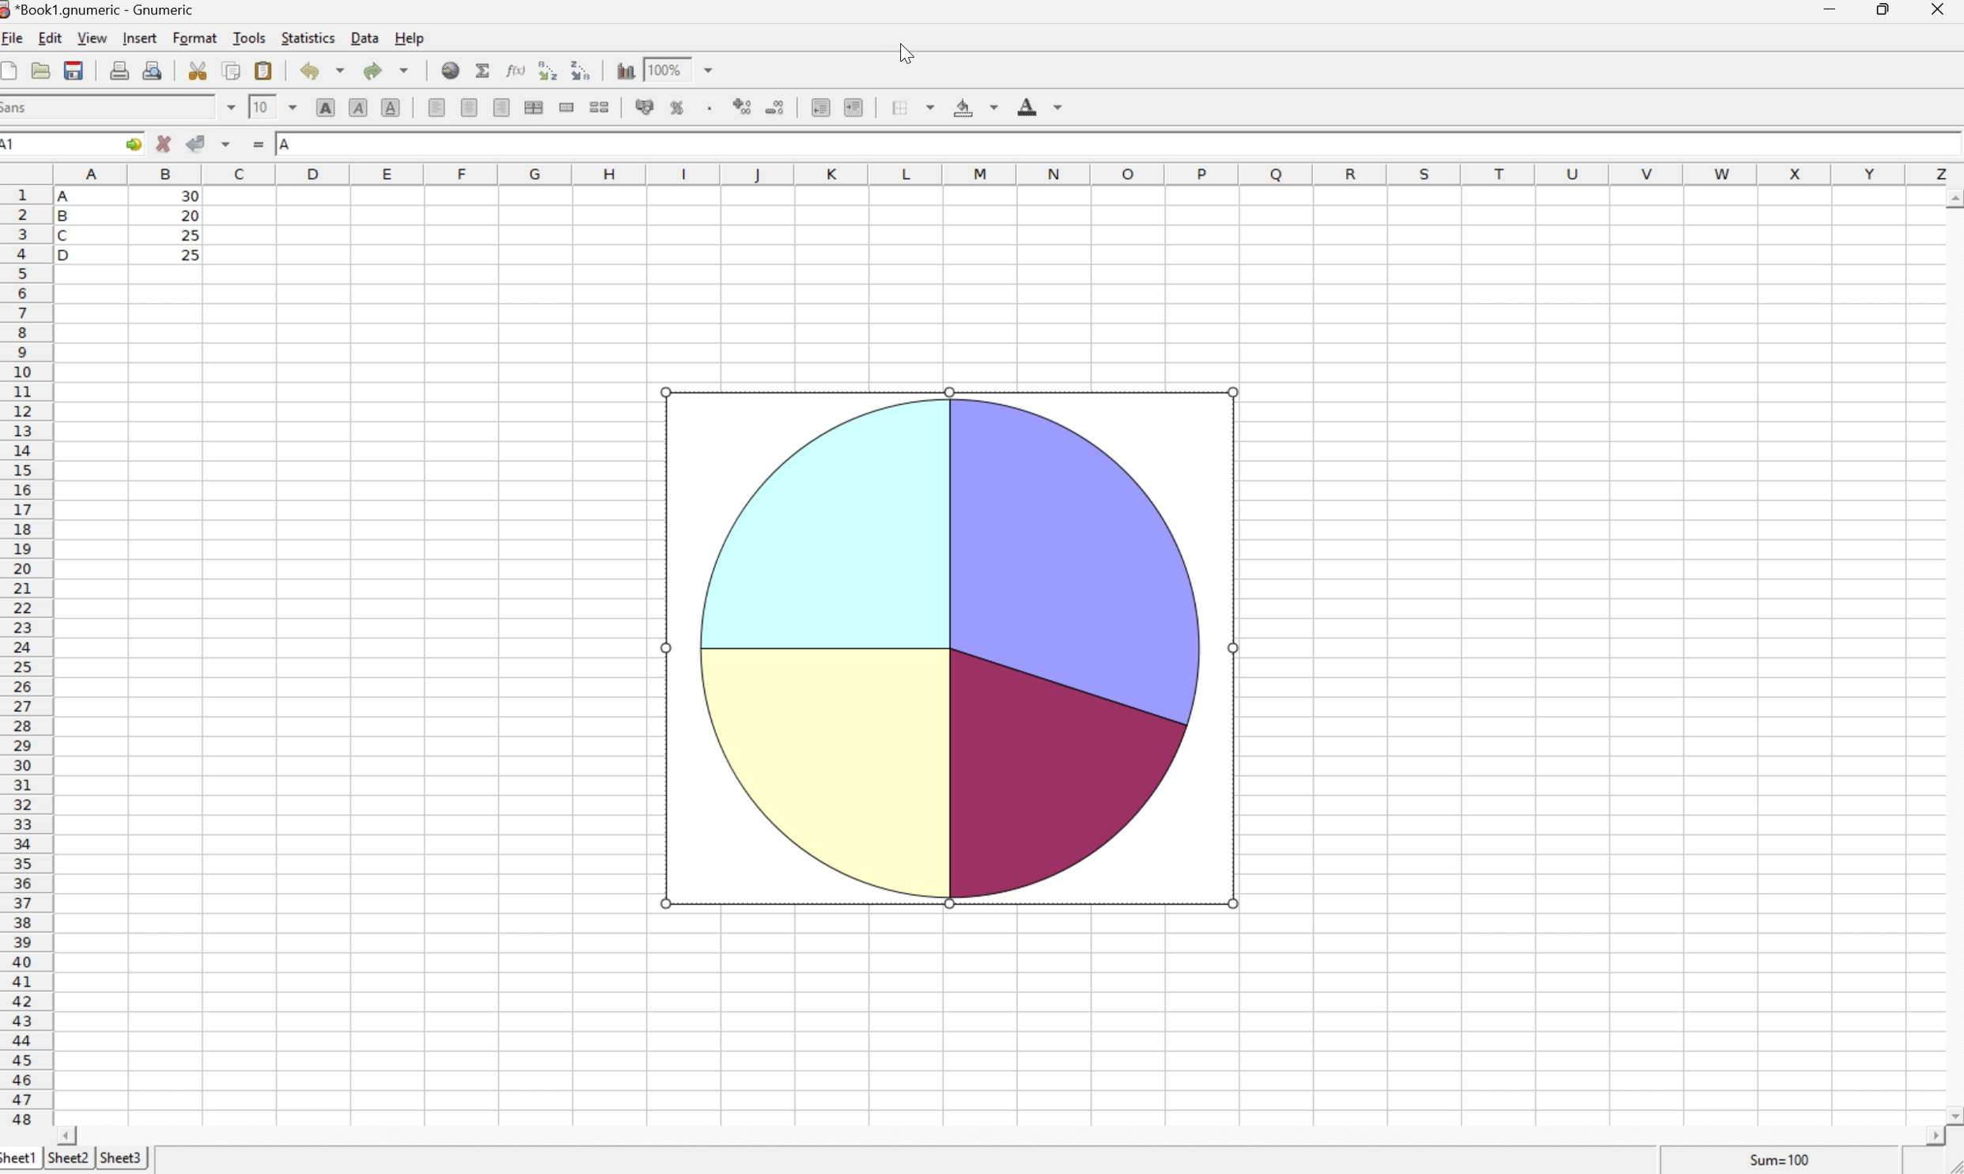  What do you see at coordinates (66, 236) in the screenshot?
I see `C` at bounding box center [66, 236].